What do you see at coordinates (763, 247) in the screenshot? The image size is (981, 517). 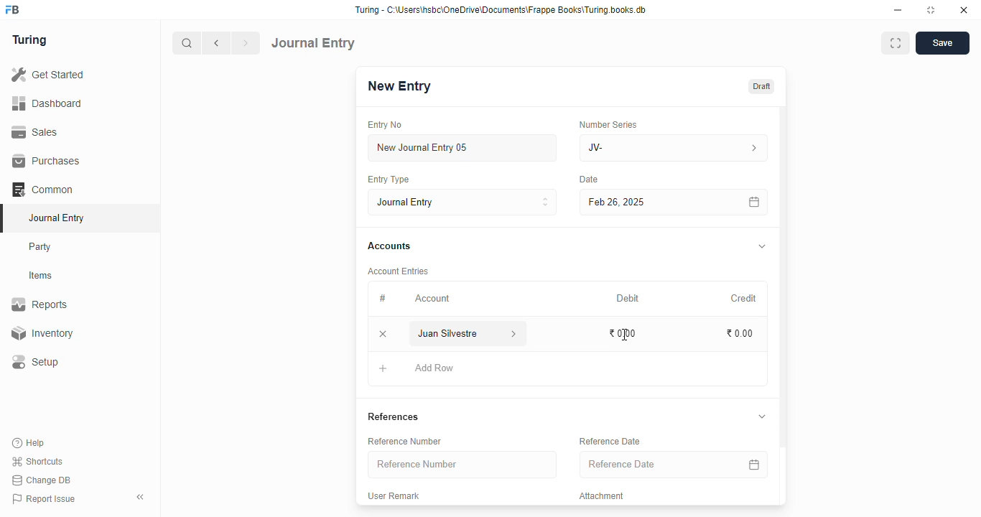 I see `toggle expand/collapse` at bounding box center [763, 247].